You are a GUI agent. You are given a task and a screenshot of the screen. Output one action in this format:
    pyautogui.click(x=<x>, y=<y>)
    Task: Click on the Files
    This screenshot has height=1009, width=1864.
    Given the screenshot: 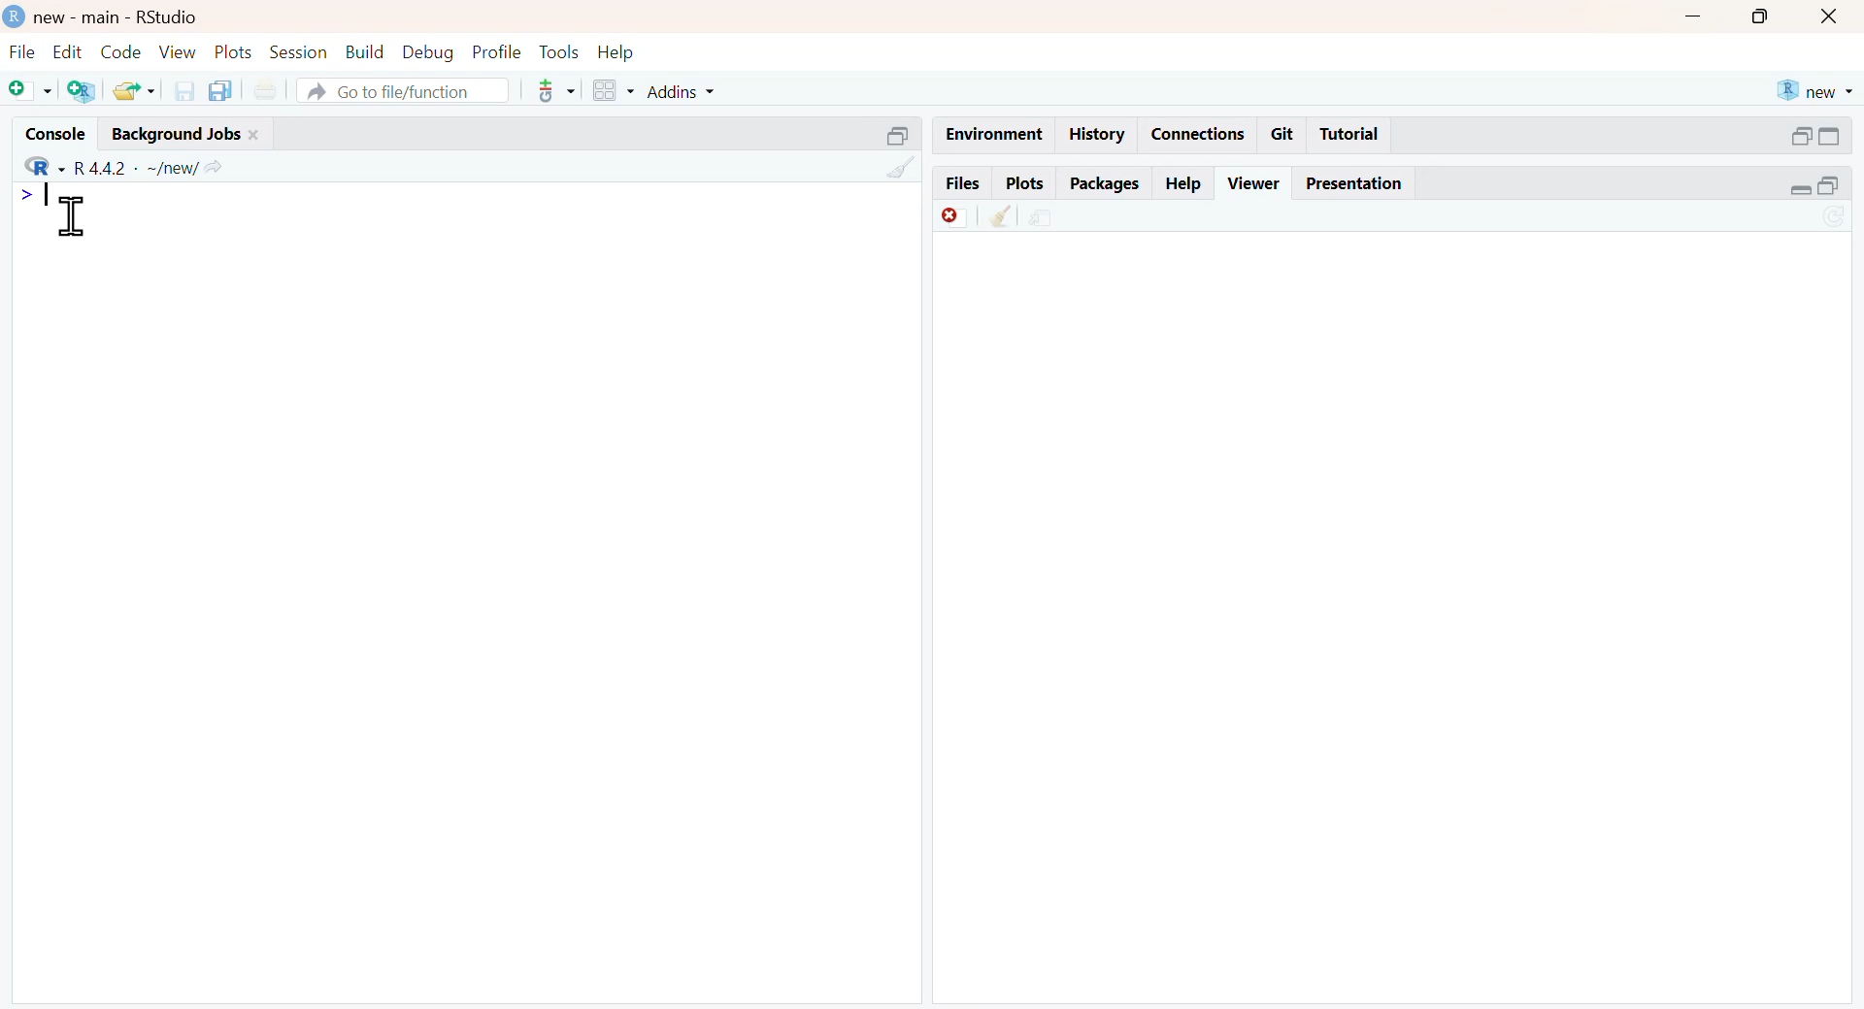 What is the action you would take?
    pyautogui.click(x=963, y=183)
    